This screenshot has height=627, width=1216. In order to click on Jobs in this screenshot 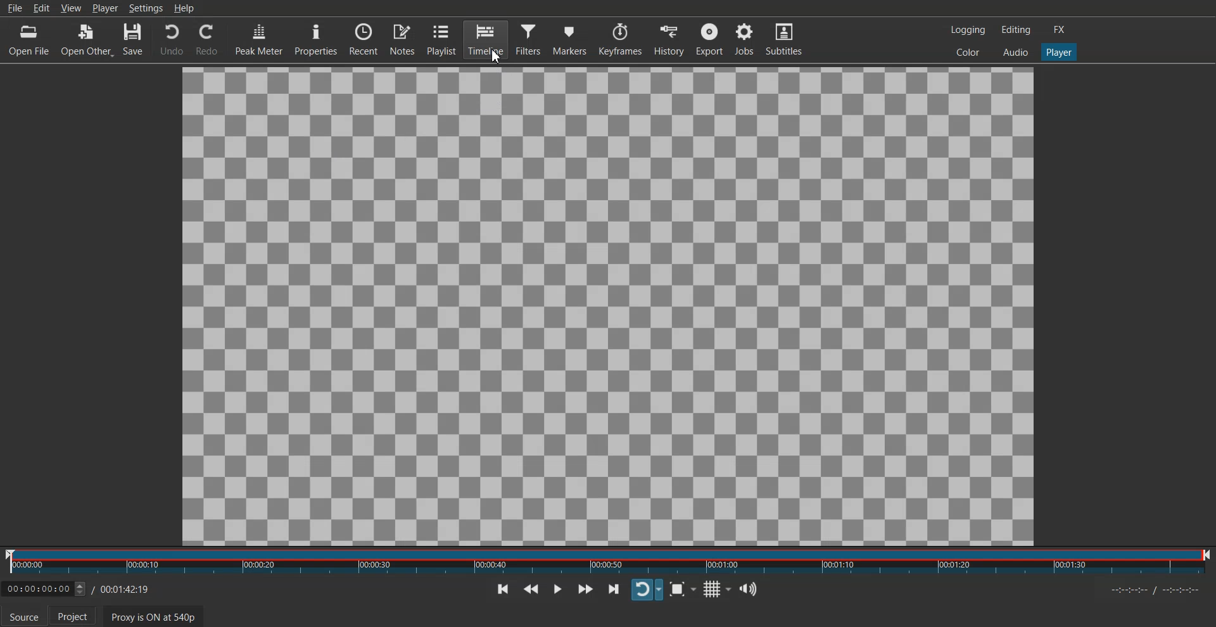, I will do `click(744, 38)`.